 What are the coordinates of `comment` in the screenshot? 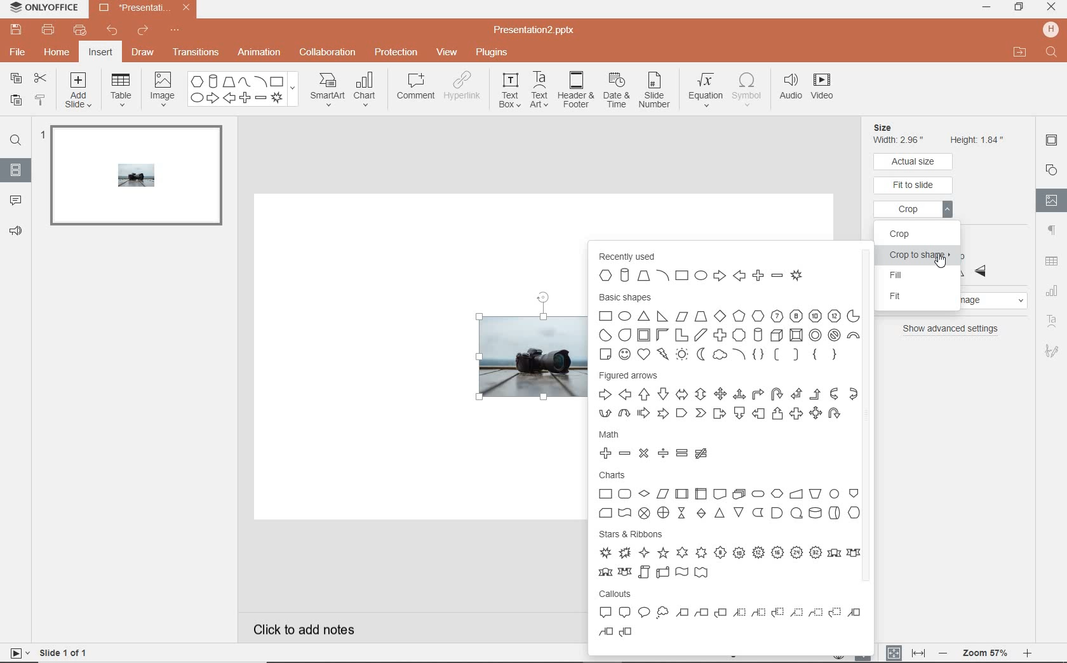 It's located at (416, 88).